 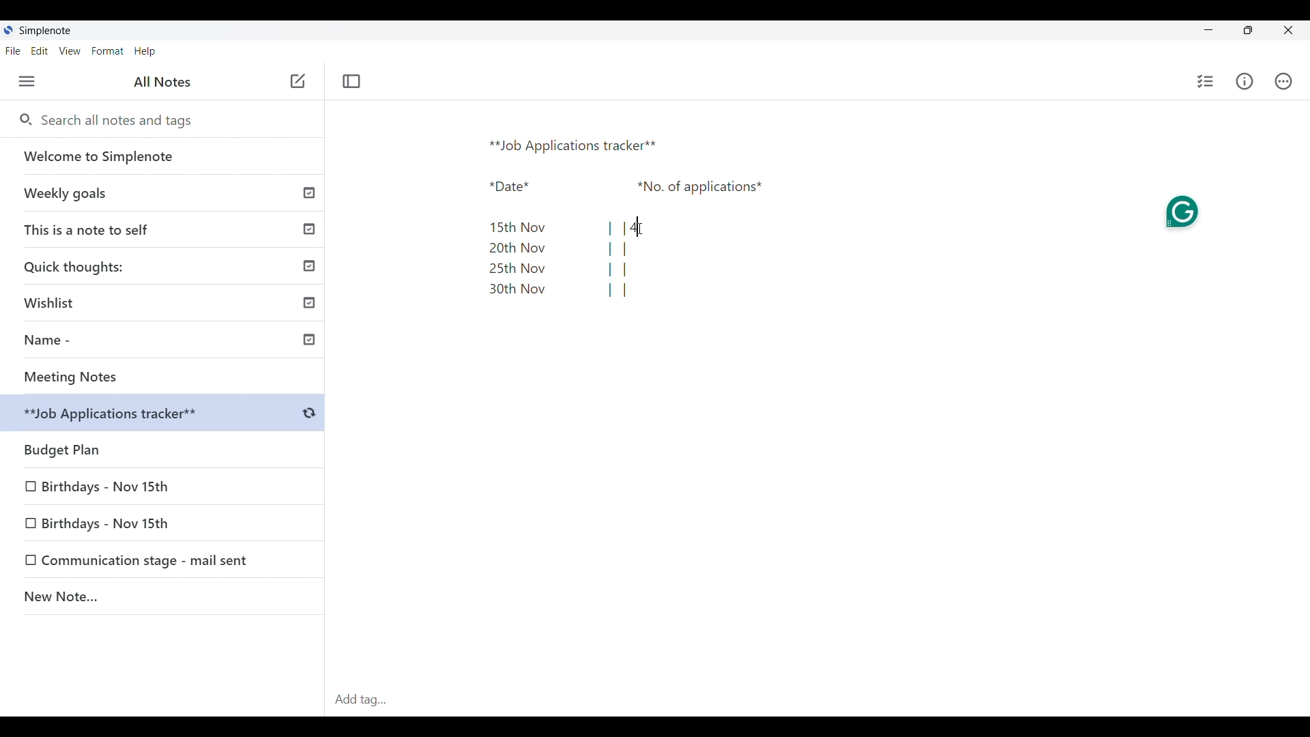 What do you see at coordinates (164, 265) in the screenshot?
I see `Quick thoughts` at bounding box center [164, 265].